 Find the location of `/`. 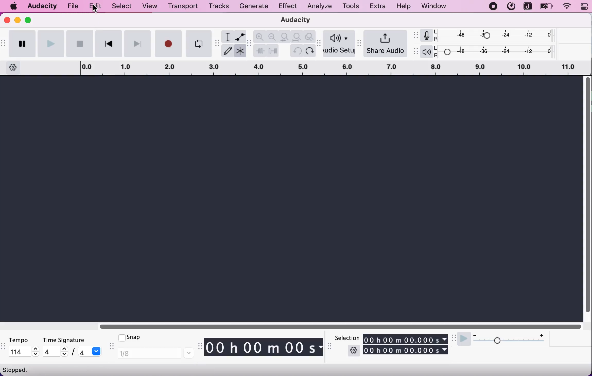

/ is located at coordinates (72, 353).